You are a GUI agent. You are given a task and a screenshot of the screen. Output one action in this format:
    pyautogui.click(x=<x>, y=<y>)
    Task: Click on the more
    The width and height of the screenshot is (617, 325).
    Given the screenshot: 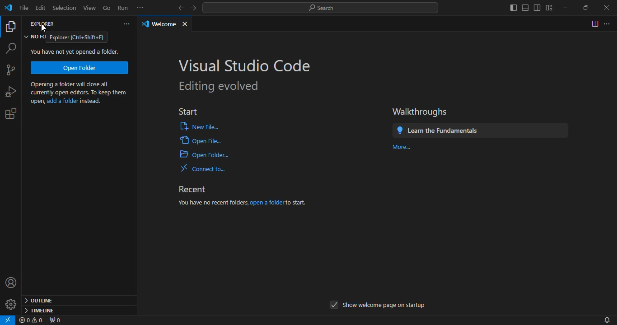 What is the action you would take?
    pyautogui.click(x=142, y=8)
    